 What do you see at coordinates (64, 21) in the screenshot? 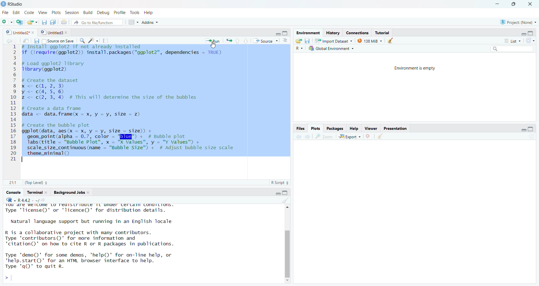
I see `print document` at bounding box center [64, 21].